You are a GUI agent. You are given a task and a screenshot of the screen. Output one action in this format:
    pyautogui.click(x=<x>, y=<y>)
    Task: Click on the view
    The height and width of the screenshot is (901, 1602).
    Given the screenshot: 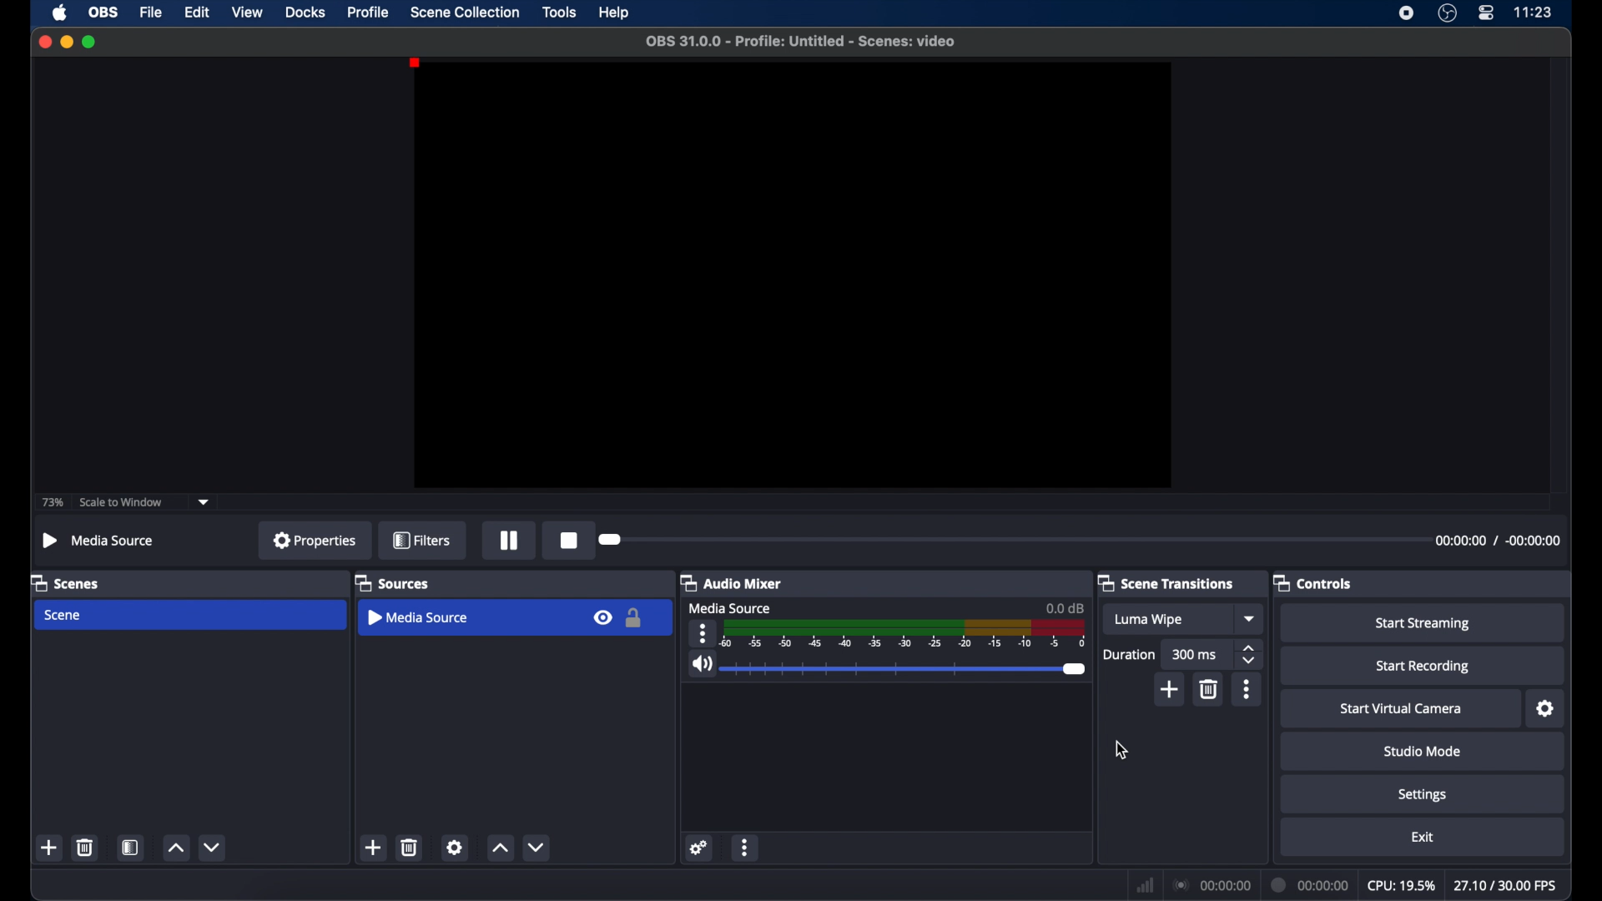 What is the action you would take?
    pyautogui.click(x=247, y=12)
    